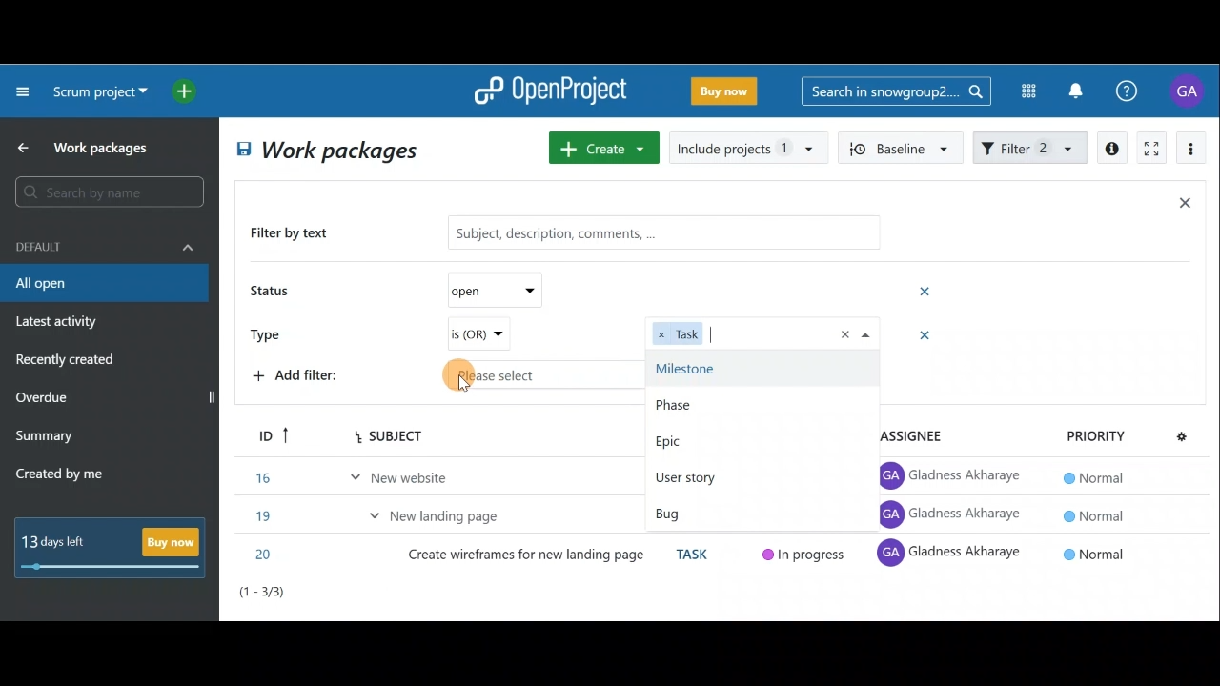  I want to click on Epic, so click(751, 476).